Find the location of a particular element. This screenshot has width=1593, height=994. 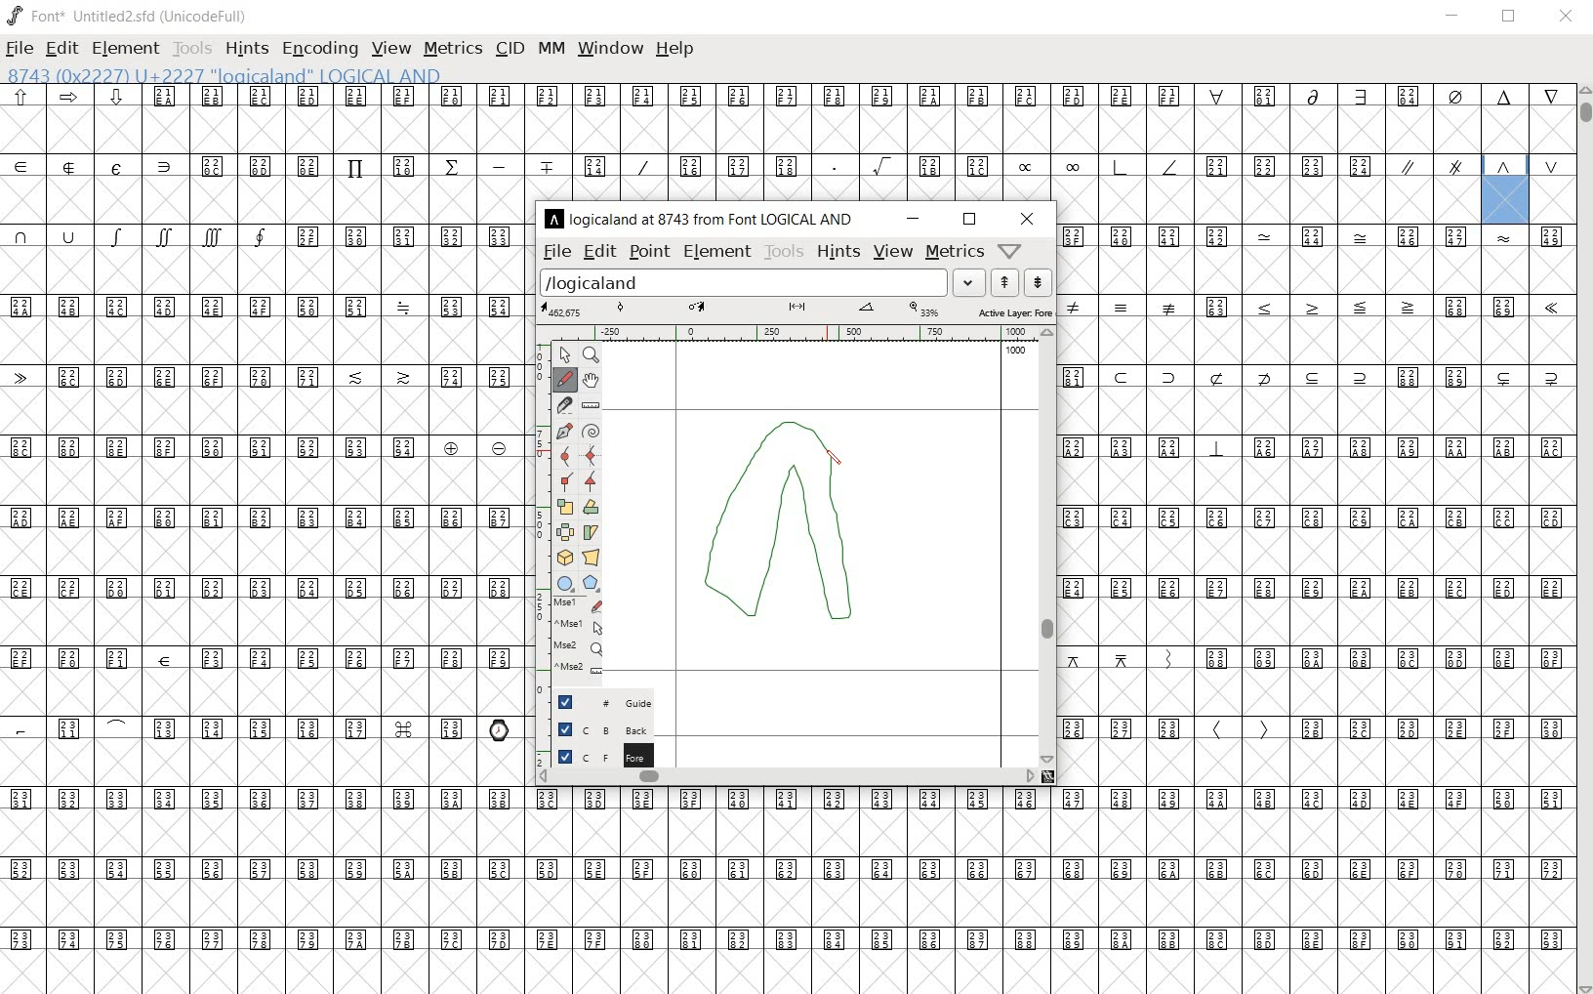

glyph characters is located at coordinates (1316, 504).